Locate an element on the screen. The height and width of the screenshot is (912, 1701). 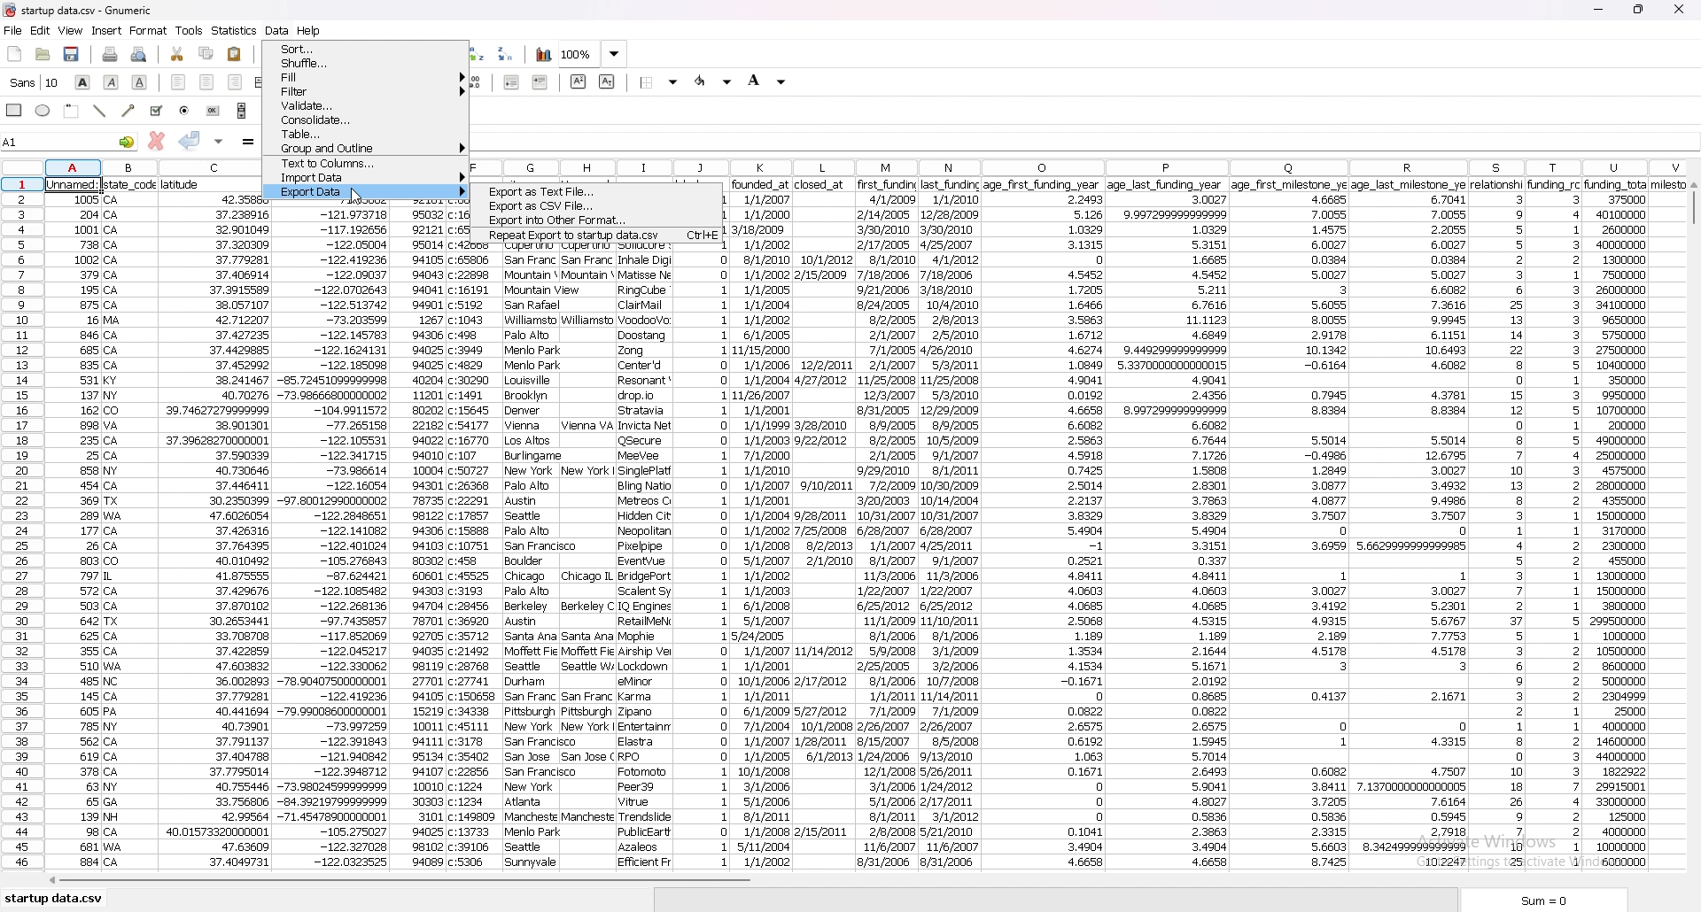
data is located at coordinates (950, 522).